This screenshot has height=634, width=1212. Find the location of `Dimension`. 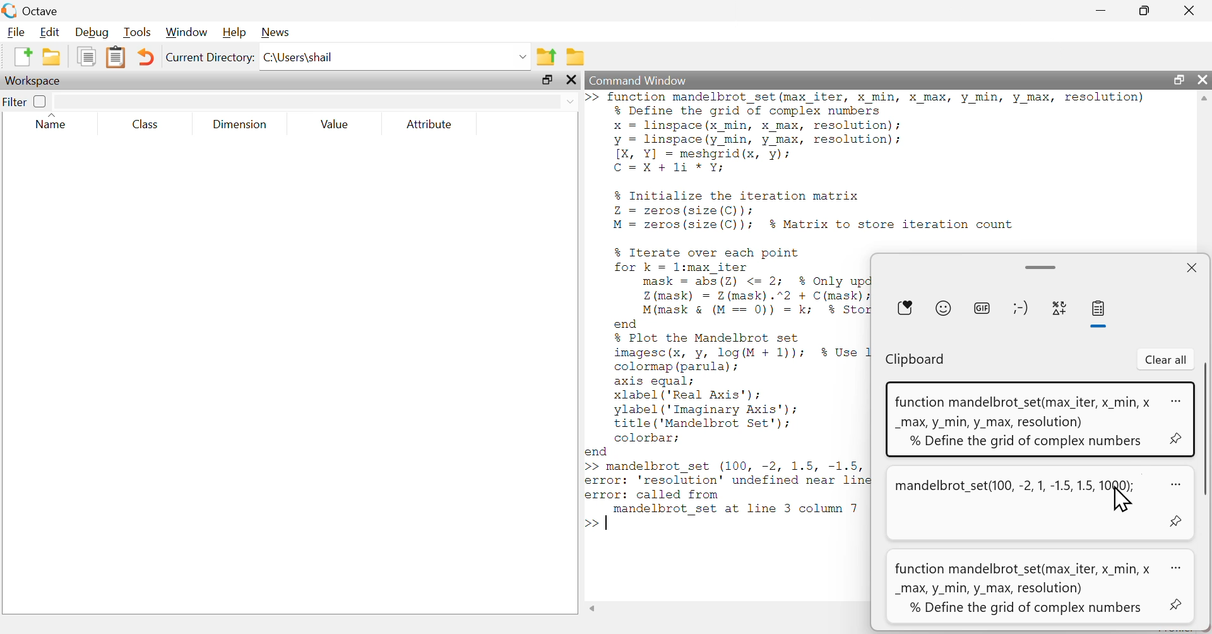

Dimension is located at coordinates (240, 124).